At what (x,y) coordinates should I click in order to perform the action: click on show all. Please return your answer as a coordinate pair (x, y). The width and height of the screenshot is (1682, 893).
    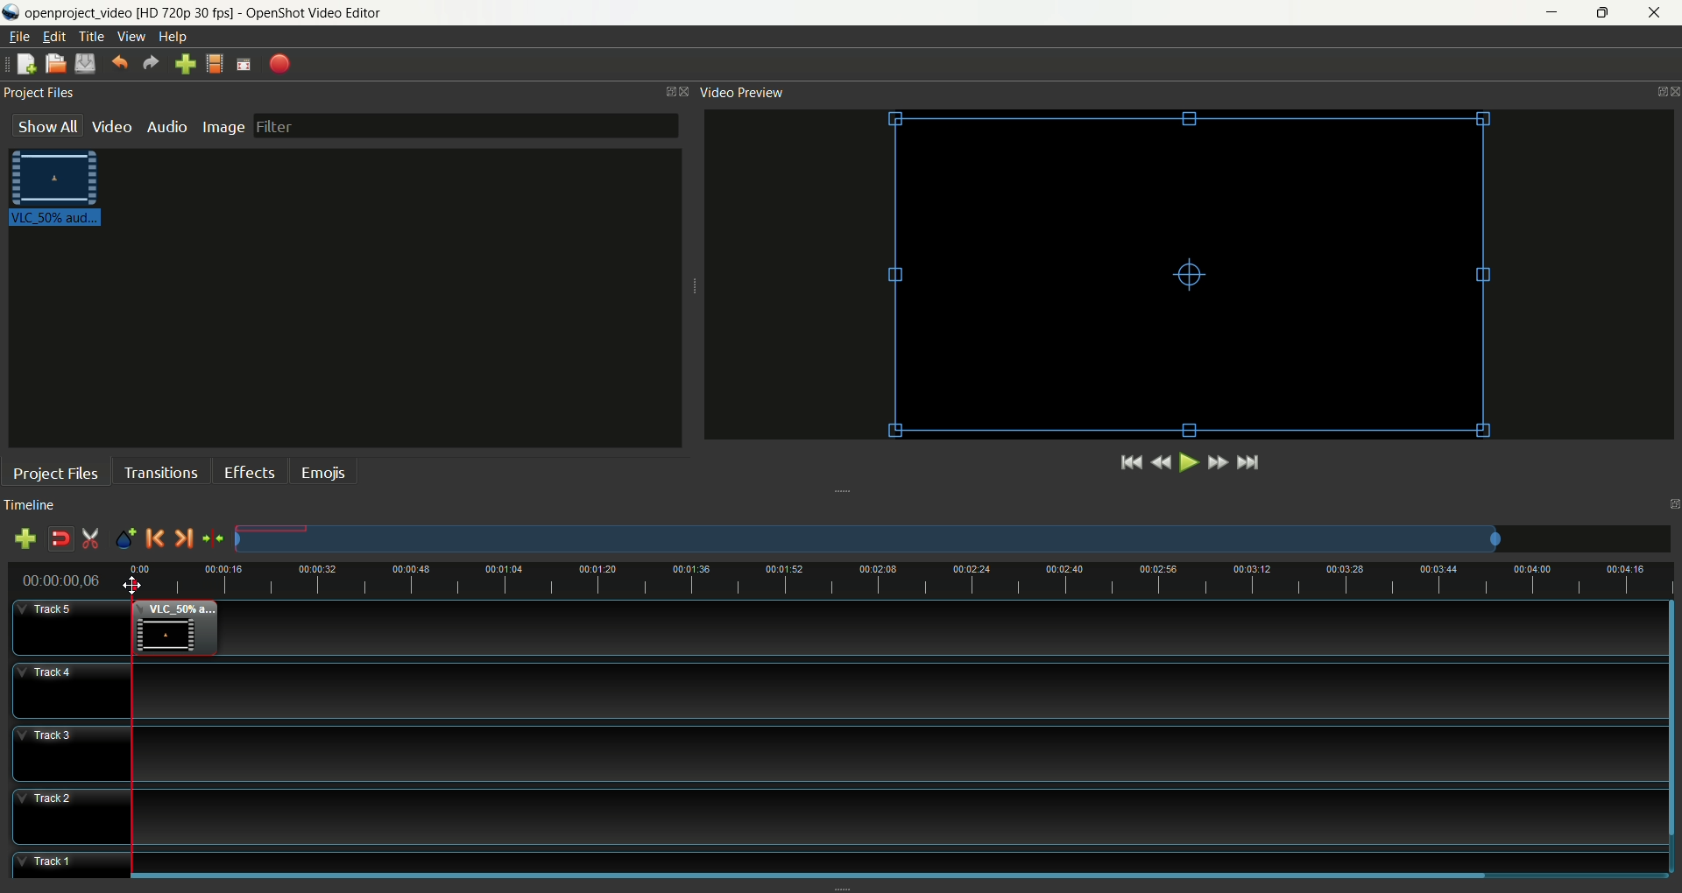
    Looking at the image, I should click on (46, 125).